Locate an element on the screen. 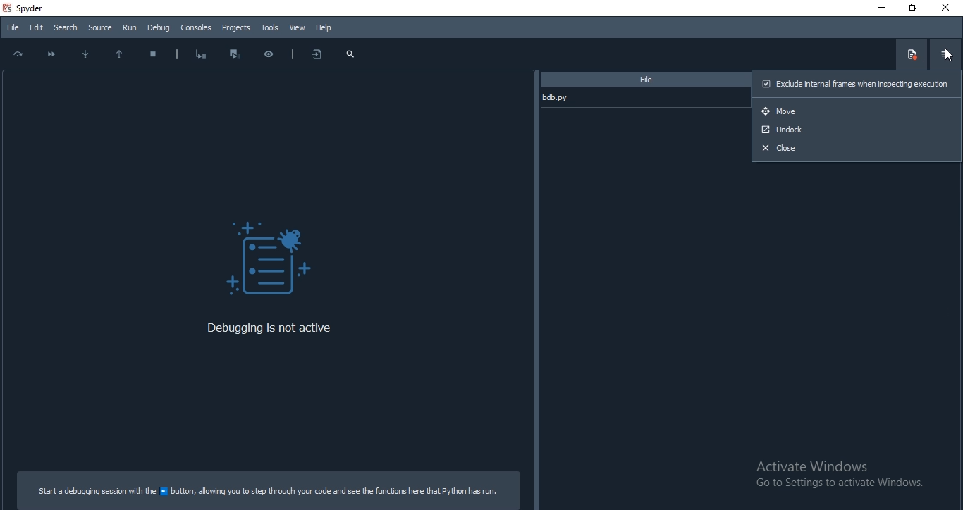  Run is located at coordinates (130, 27).